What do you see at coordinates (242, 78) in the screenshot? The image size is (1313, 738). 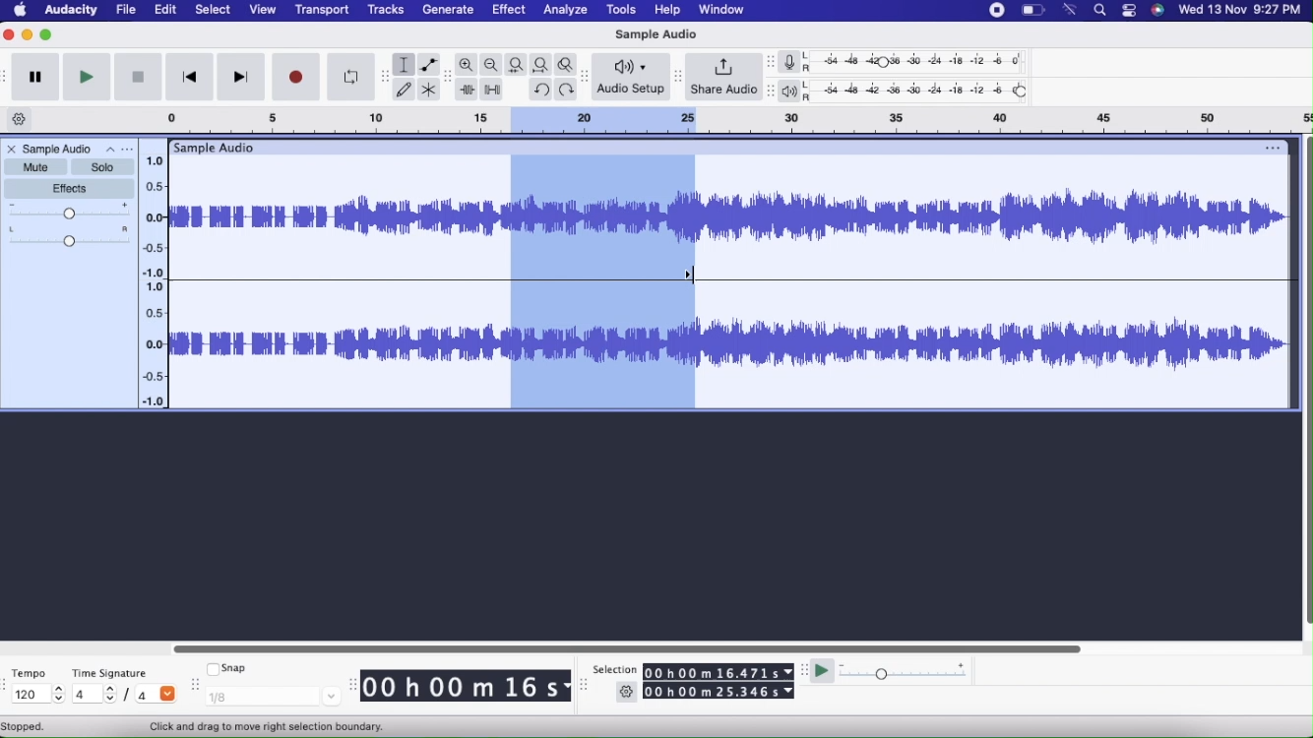 I see `Skip to End` at bounding box center [242, 78].